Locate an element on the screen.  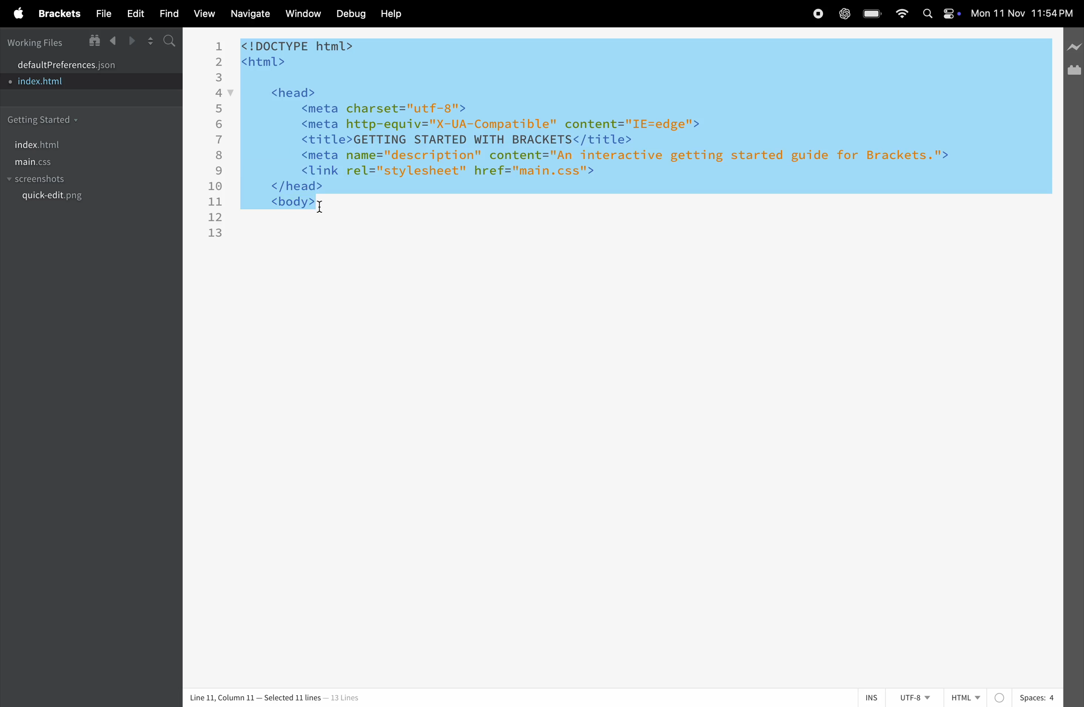
record is located at coordinates (818, 13).